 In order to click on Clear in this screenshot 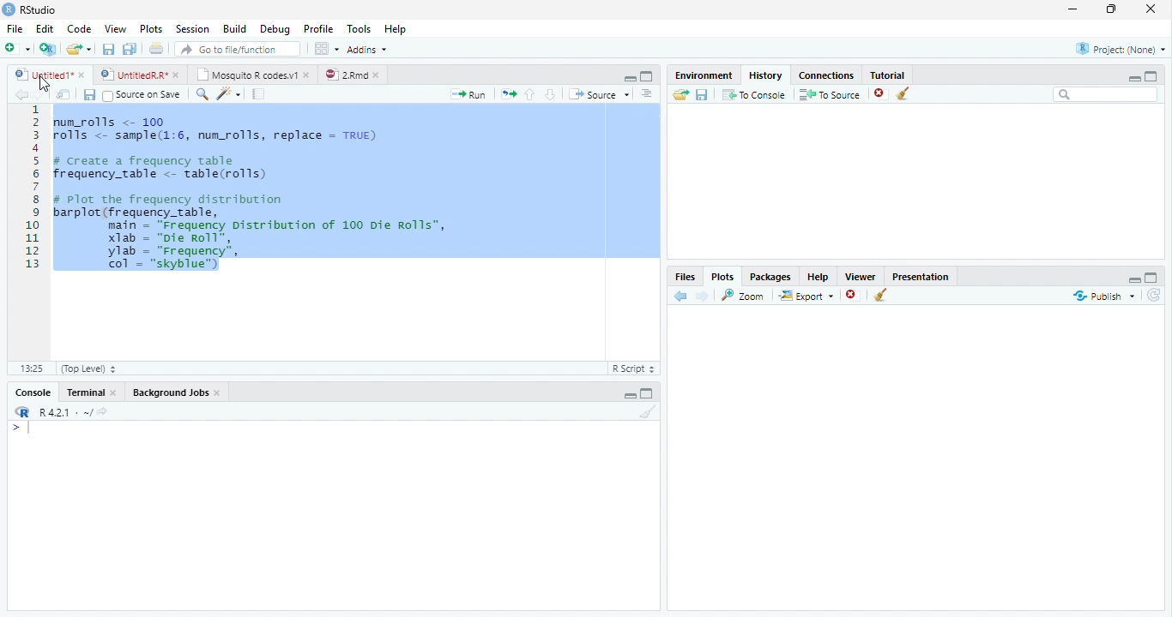, I will do `click(903, 93)`.